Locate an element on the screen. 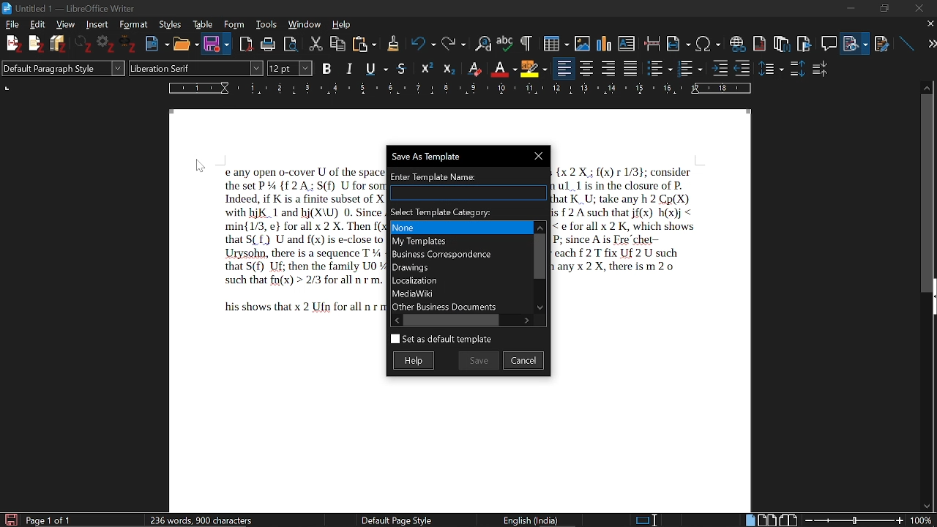 Image resolution: width=937 pixels, height=527 pixels. Undo is located at coordinates (419, 43).